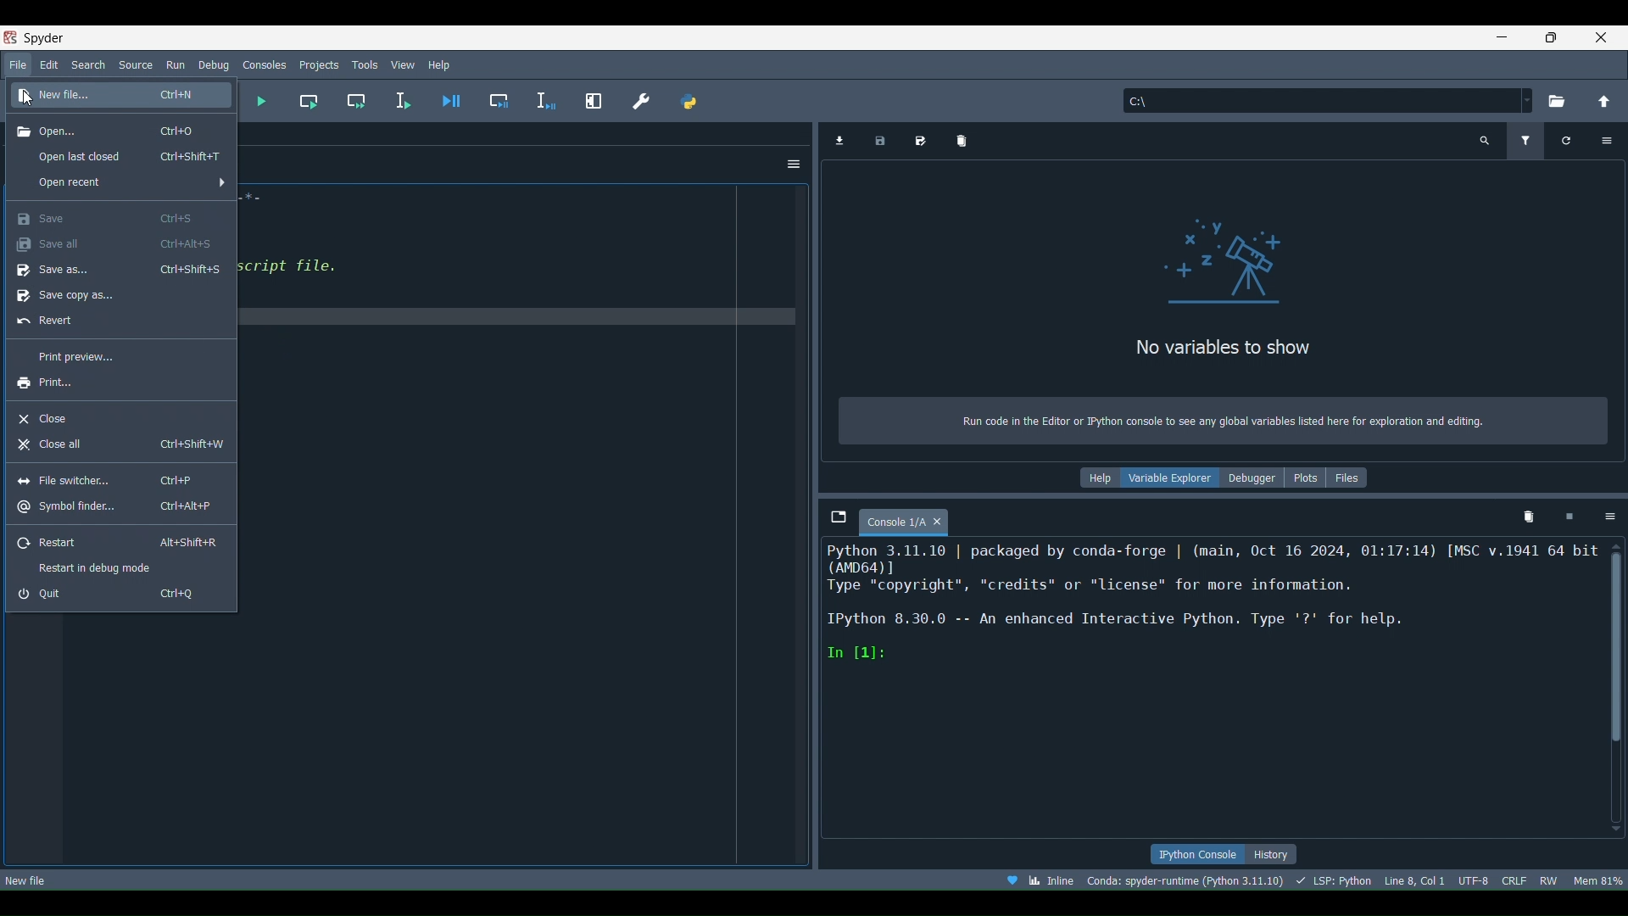 The height and width of the screenshot is (916, 1628). I want to click on Completions, linting, code folding and symbols, status, so click(1336, 880).